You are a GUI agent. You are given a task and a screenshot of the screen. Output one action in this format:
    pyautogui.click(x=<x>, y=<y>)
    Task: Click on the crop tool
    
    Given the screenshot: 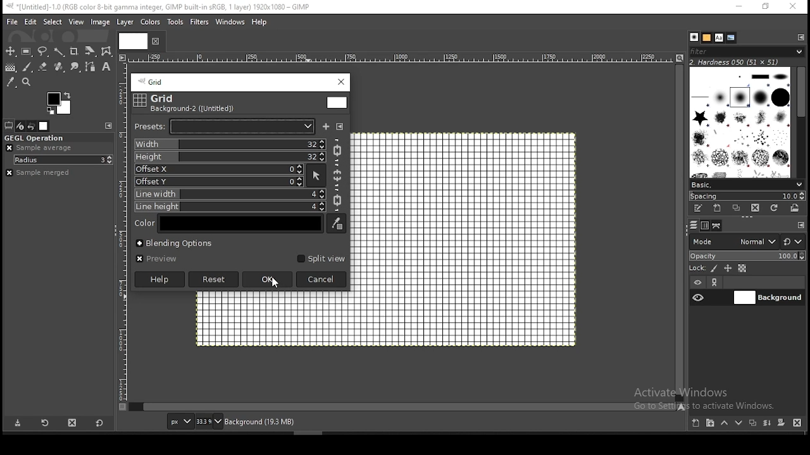 What is the action you would take?
    pyautogui.click(x=89, y=52)
    